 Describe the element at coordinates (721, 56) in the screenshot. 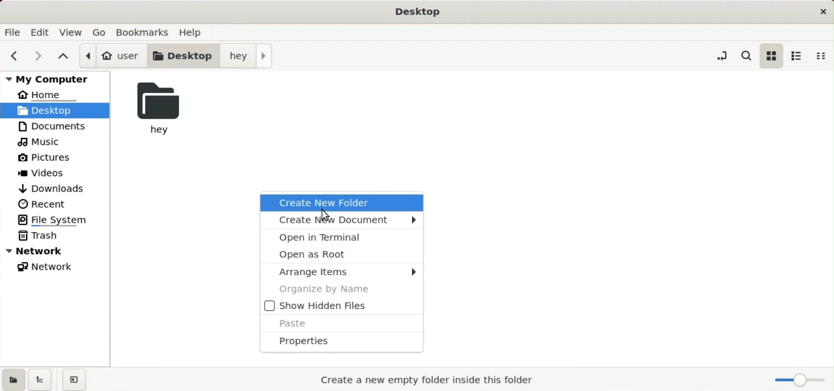

I see `toggle loaction entry` at that location.